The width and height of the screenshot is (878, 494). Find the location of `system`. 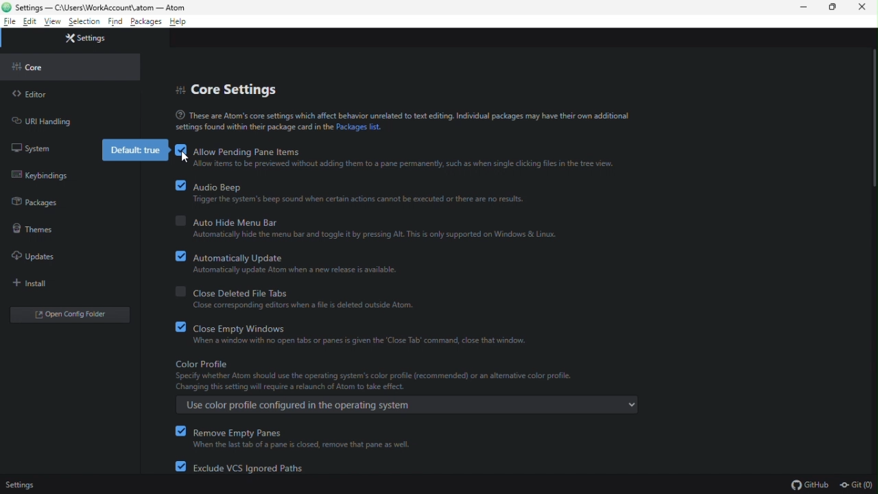

system is located at coordinates (33, 146).